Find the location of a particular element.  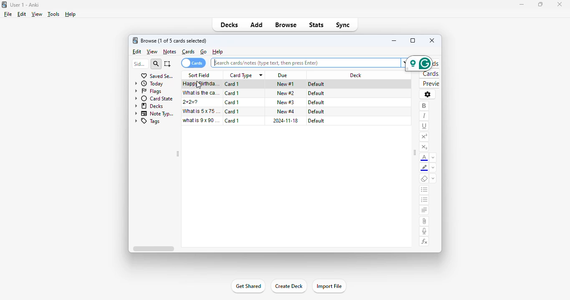

minimize is located at coordinates (395, 40).